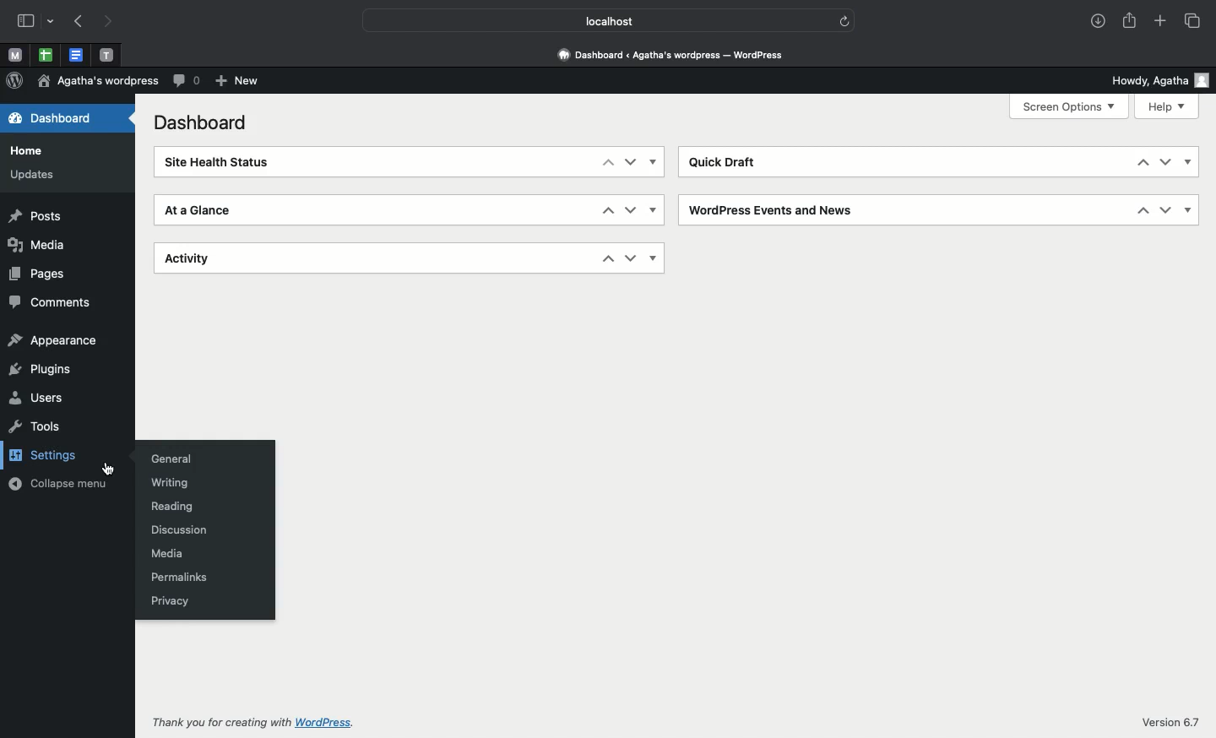 This screenshot has width=1216, height=738. I want to click on Screen options, so click(1072, 106).